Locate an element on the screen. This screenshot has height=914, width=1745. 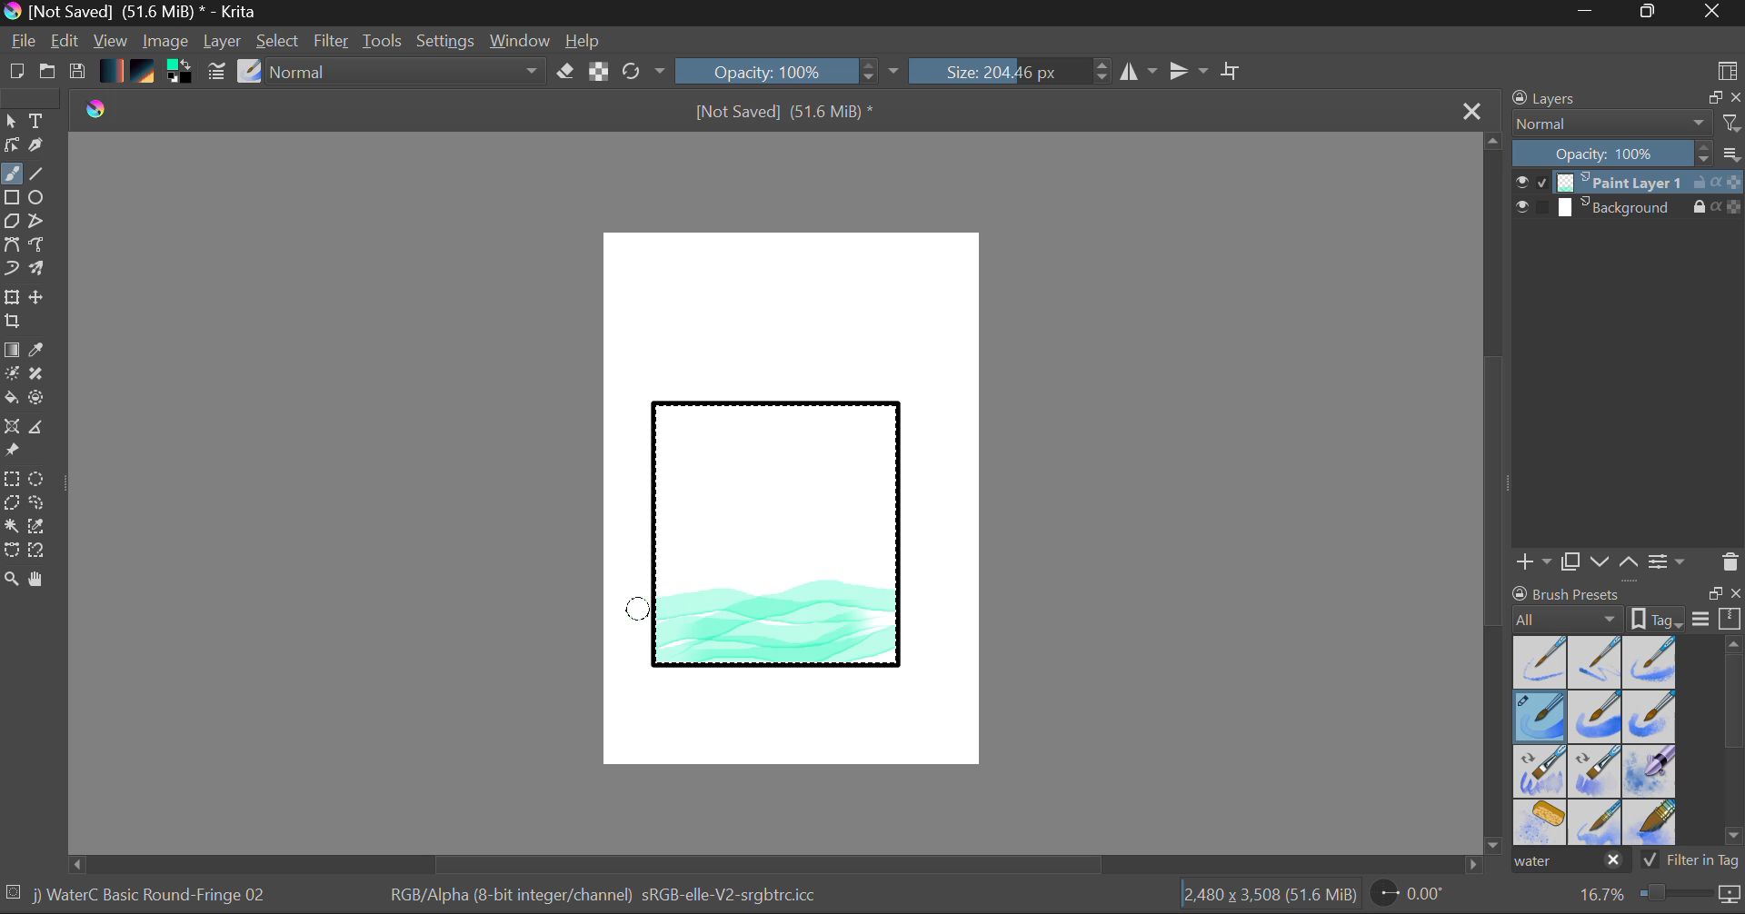
View is located at coordinates (111, 41).